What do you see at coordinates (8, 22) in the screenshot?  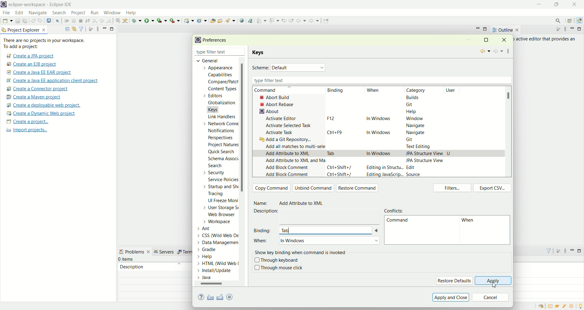 I see `open` at bounding box center [8, 22].